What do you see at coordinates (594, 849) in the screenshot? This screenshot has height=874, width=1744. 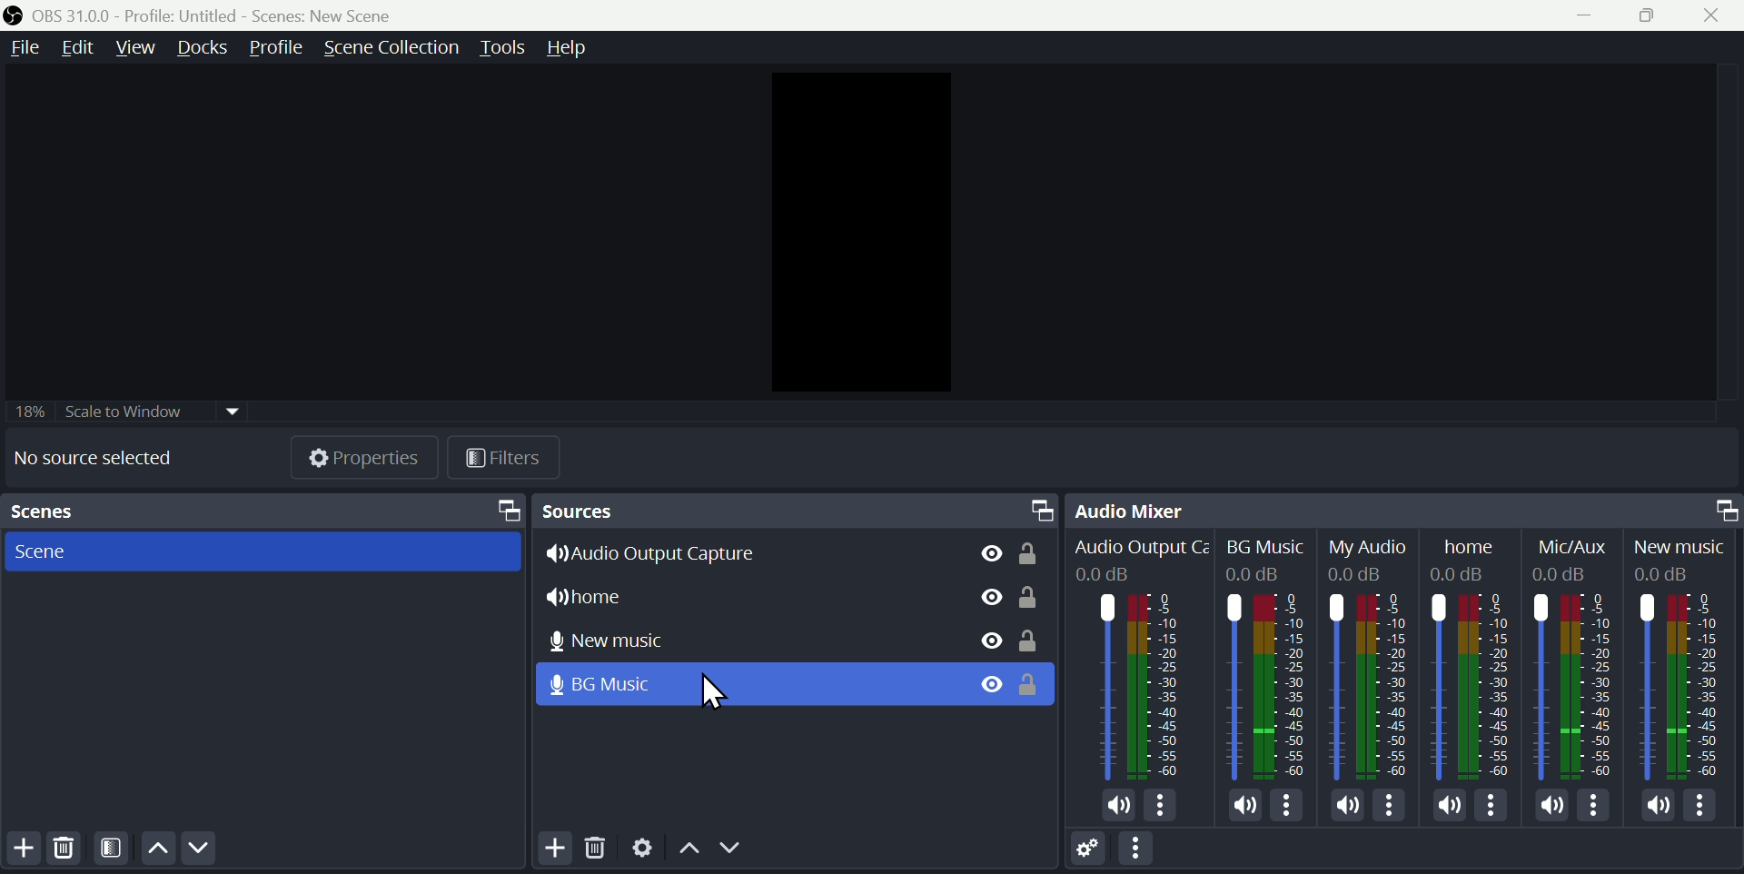 I see `Delete` at bounding box center [594, 849].